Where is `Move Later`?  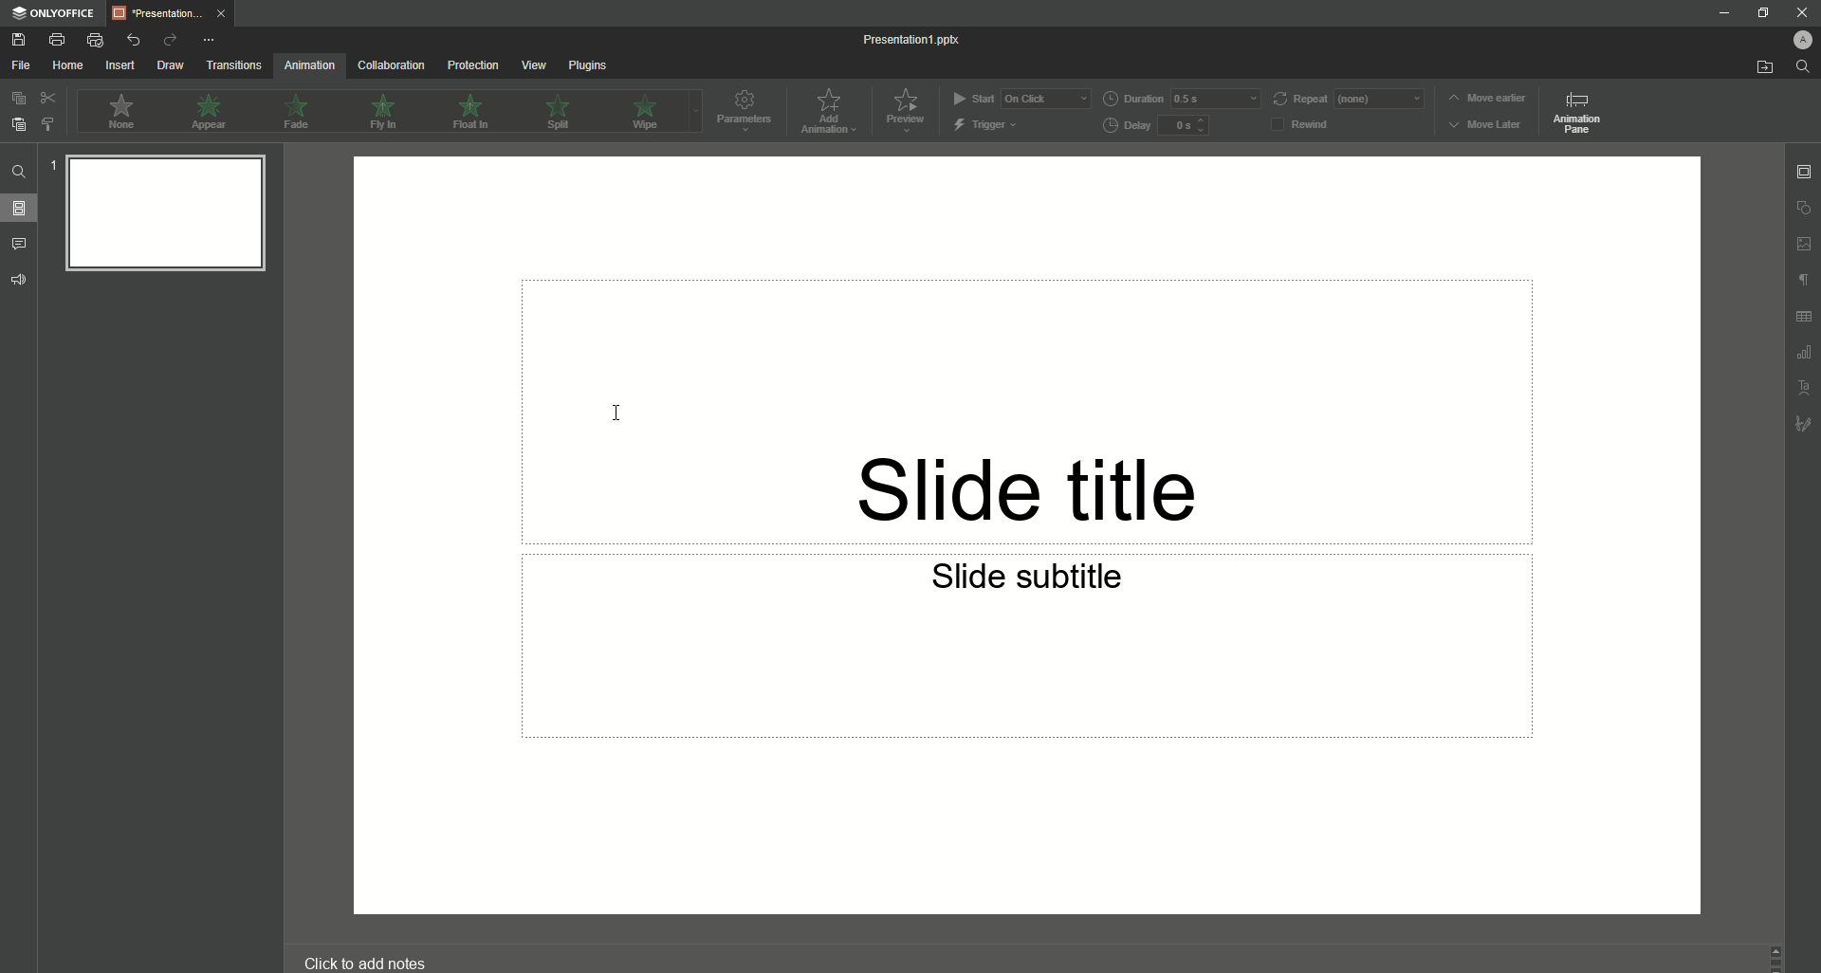
Move Later is located at coordinates (1486, 126).